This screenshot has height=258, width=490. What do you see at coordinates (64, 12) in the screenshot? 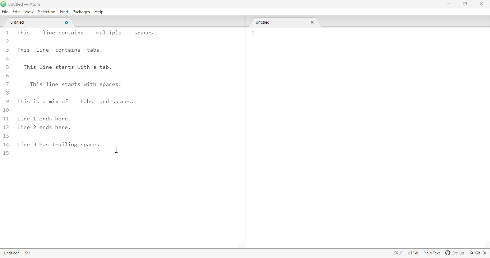
I see `find` at bounding box center [64, 12].